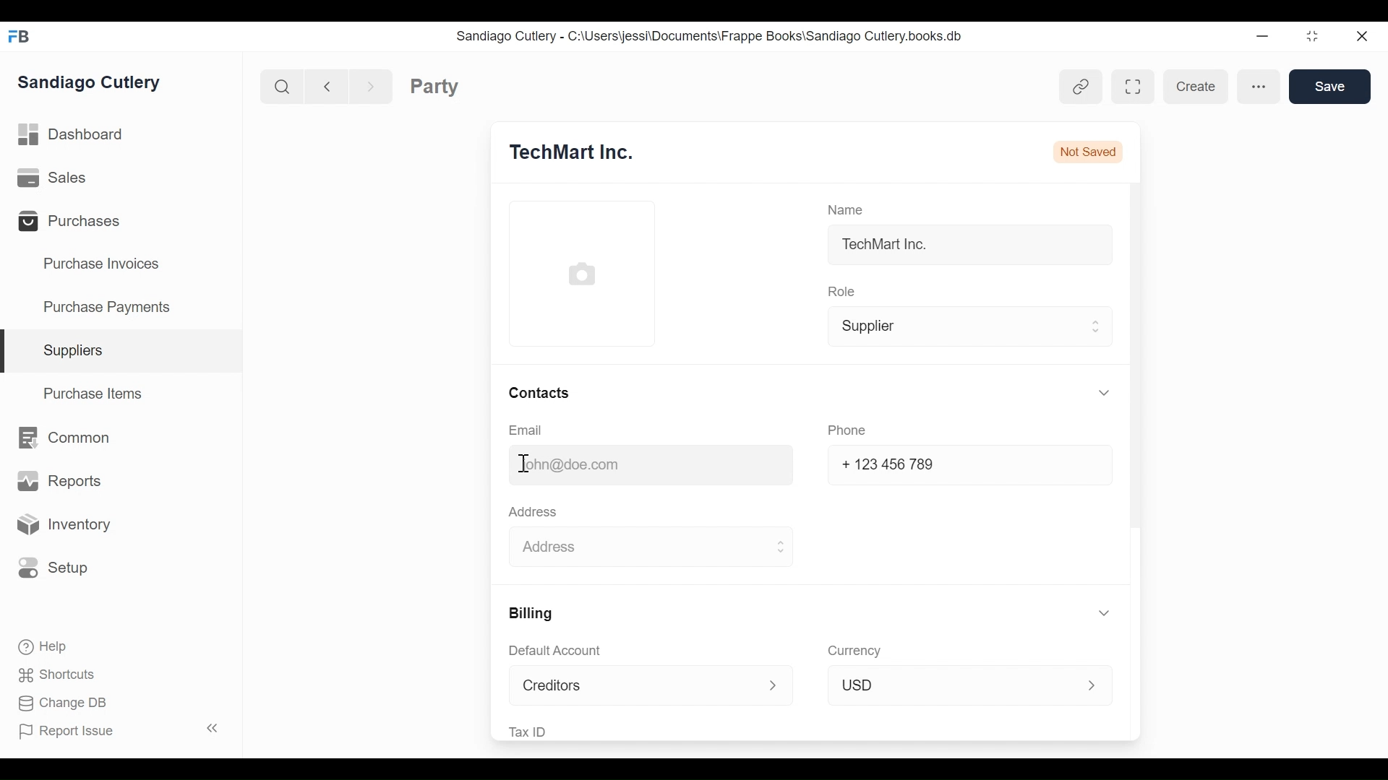  Describe the element at coordinates (60, 568) in the screenshot. I see `Setup` at that location.